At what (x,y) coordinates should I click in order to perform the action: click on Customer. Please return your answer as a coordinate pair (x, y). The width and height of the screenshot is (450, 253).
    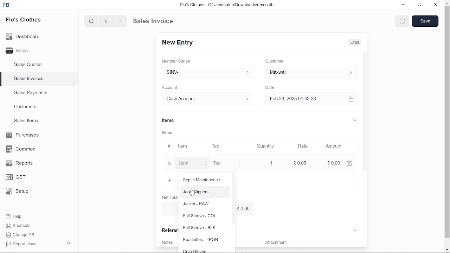
    Looking at the image, I should click on (278, 61).